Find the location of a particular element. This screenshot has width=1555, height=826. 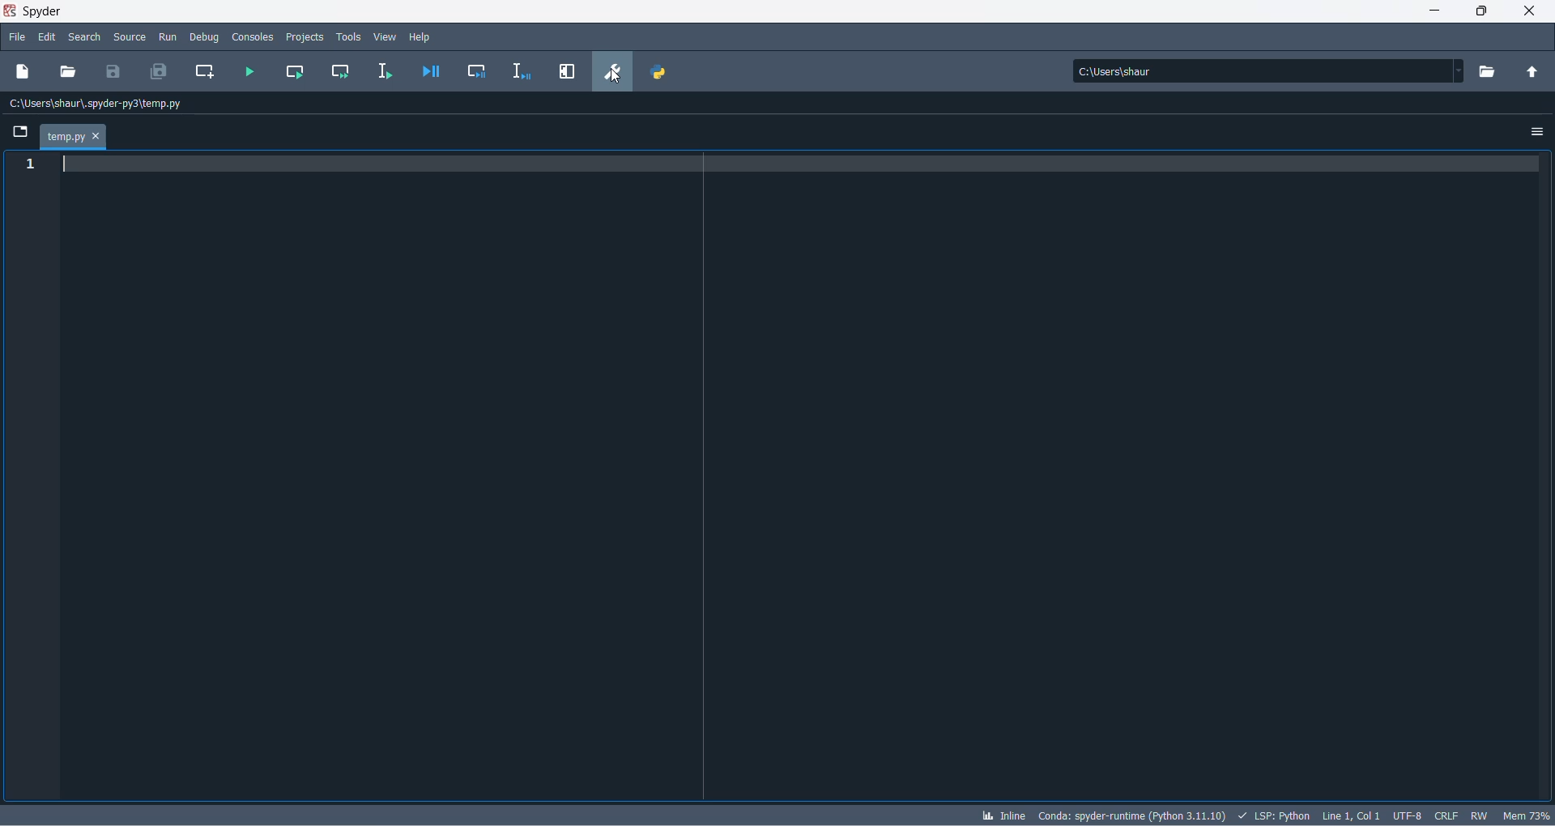

save all is located at coordinates (161, 75).